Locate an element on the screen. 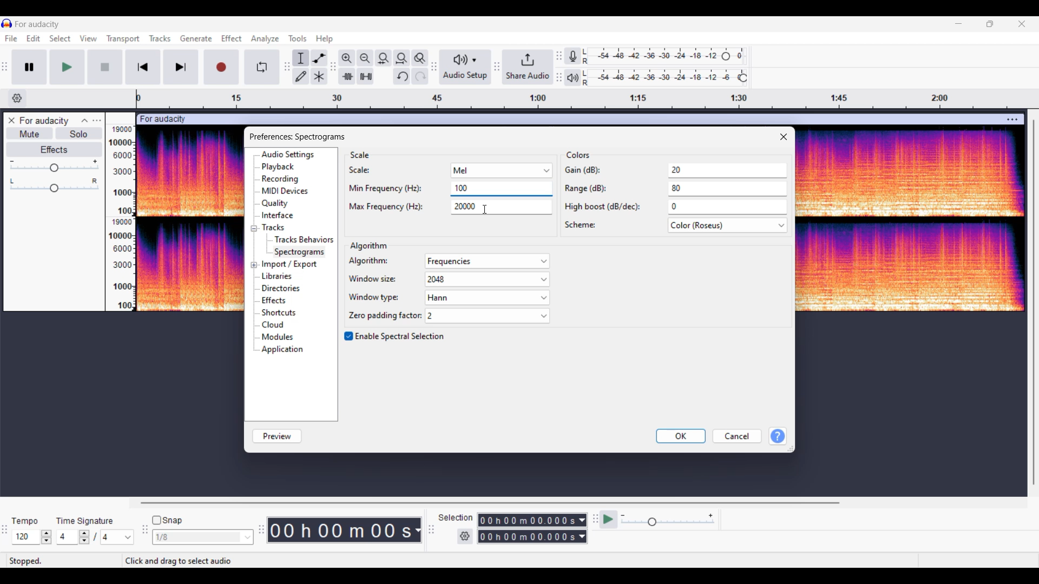  max frequency is located at coordinates (413, 208).